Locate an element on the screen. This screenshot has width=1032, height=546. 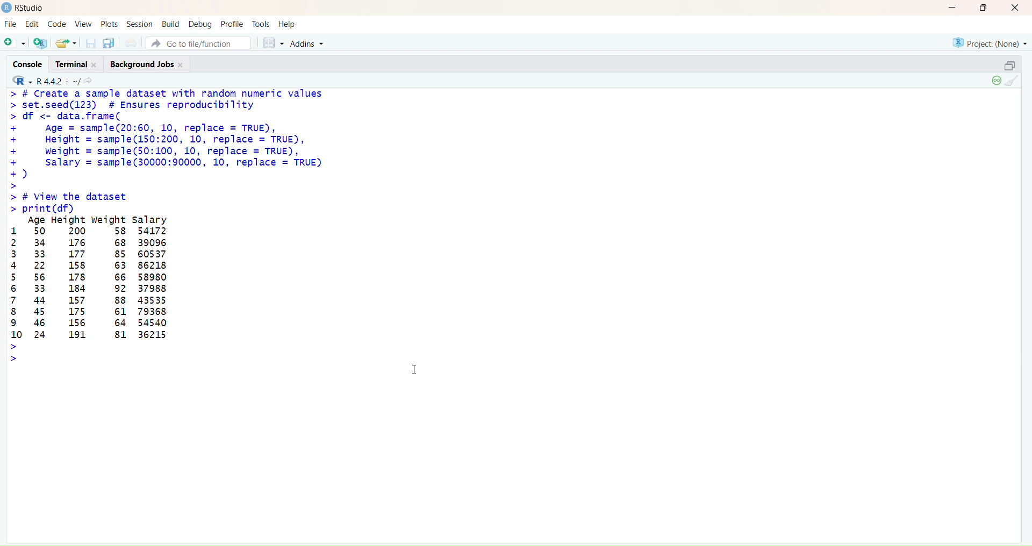
Terminal is located at coordinates (80, 64).